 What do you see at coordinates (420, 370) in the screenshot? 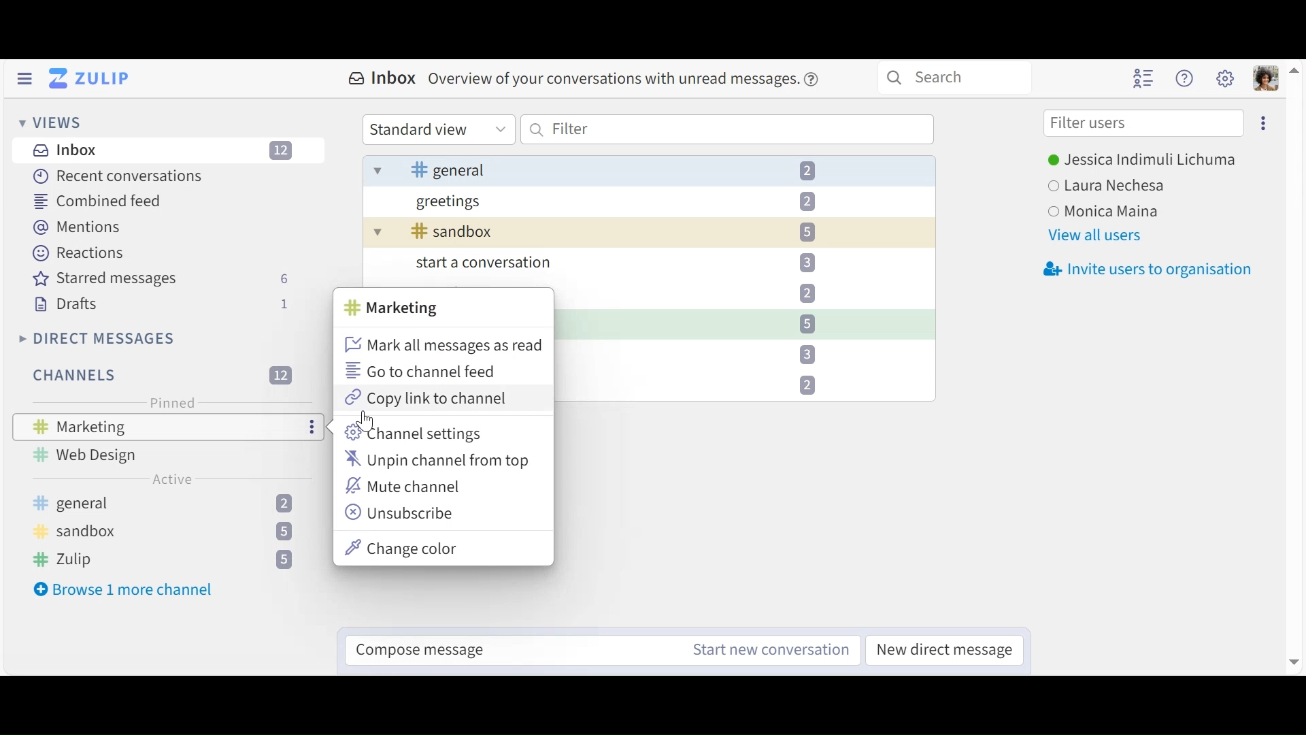
I see `Go to channel feed` at bounding box center [420, 370].